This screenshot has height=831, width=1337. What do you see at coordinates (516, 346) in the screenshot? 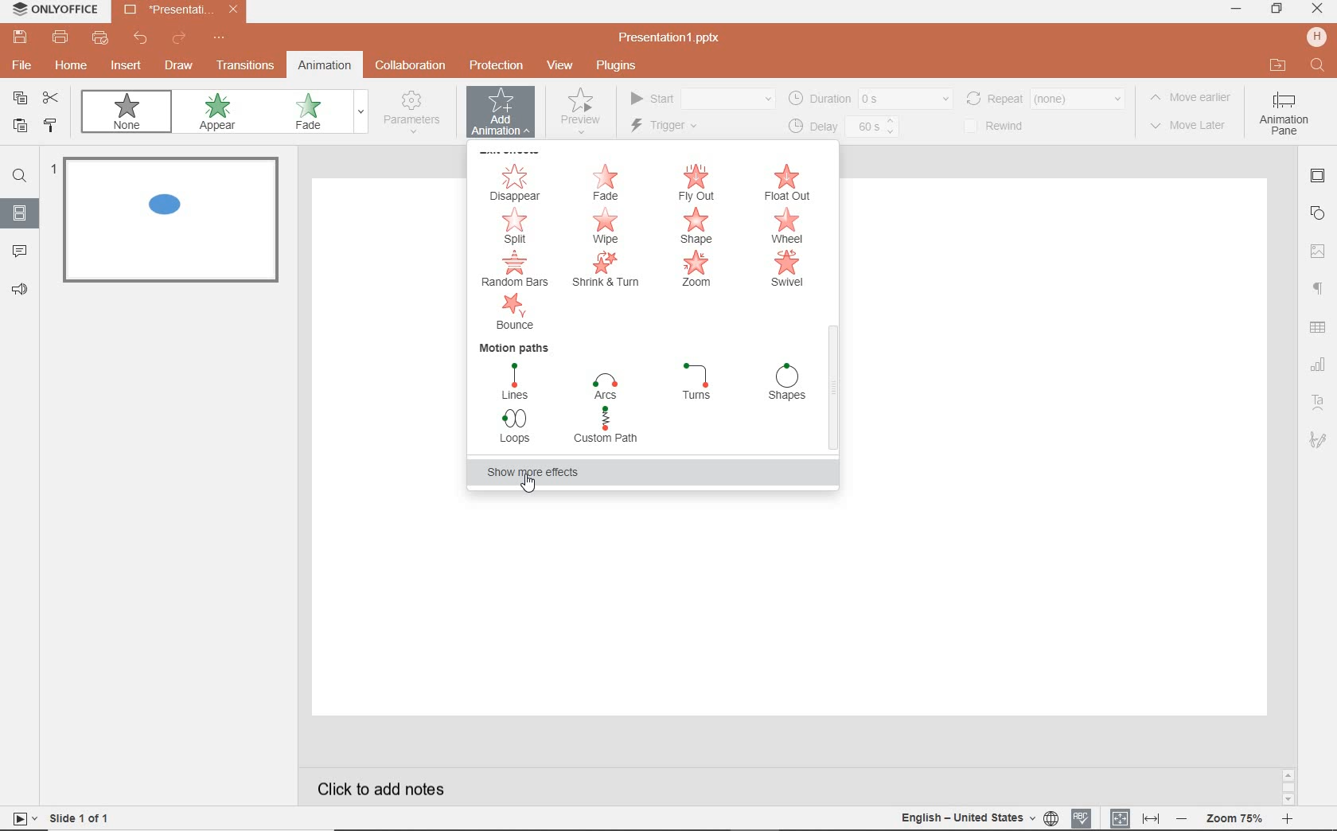
I see `MOTION PATHS` at bounding box center [516, 346].